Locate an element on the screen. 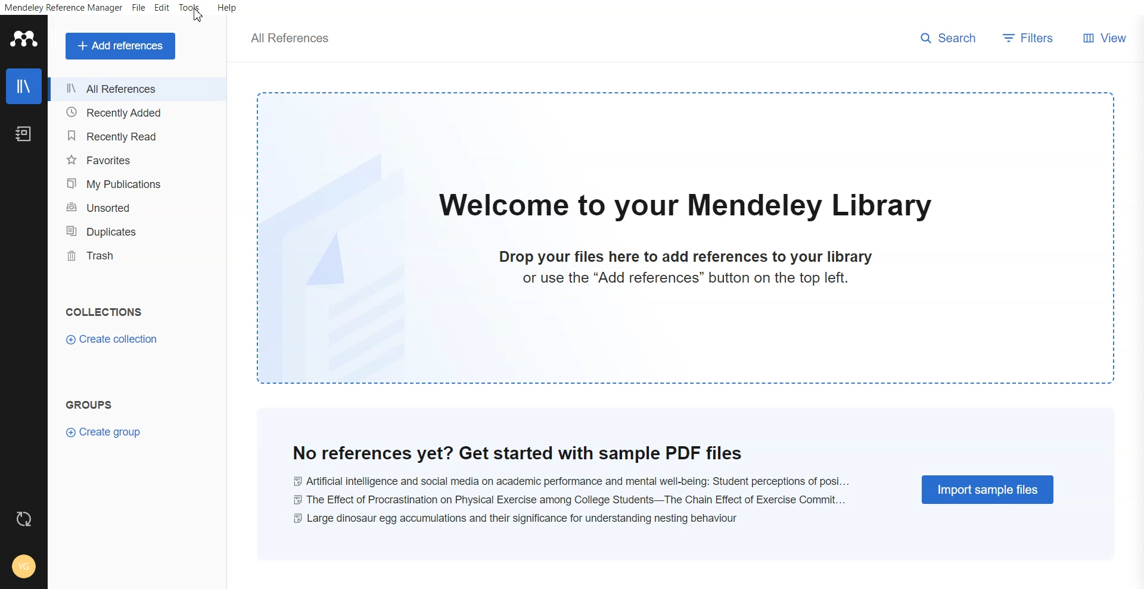  groups is located at coordinates (89, 405).